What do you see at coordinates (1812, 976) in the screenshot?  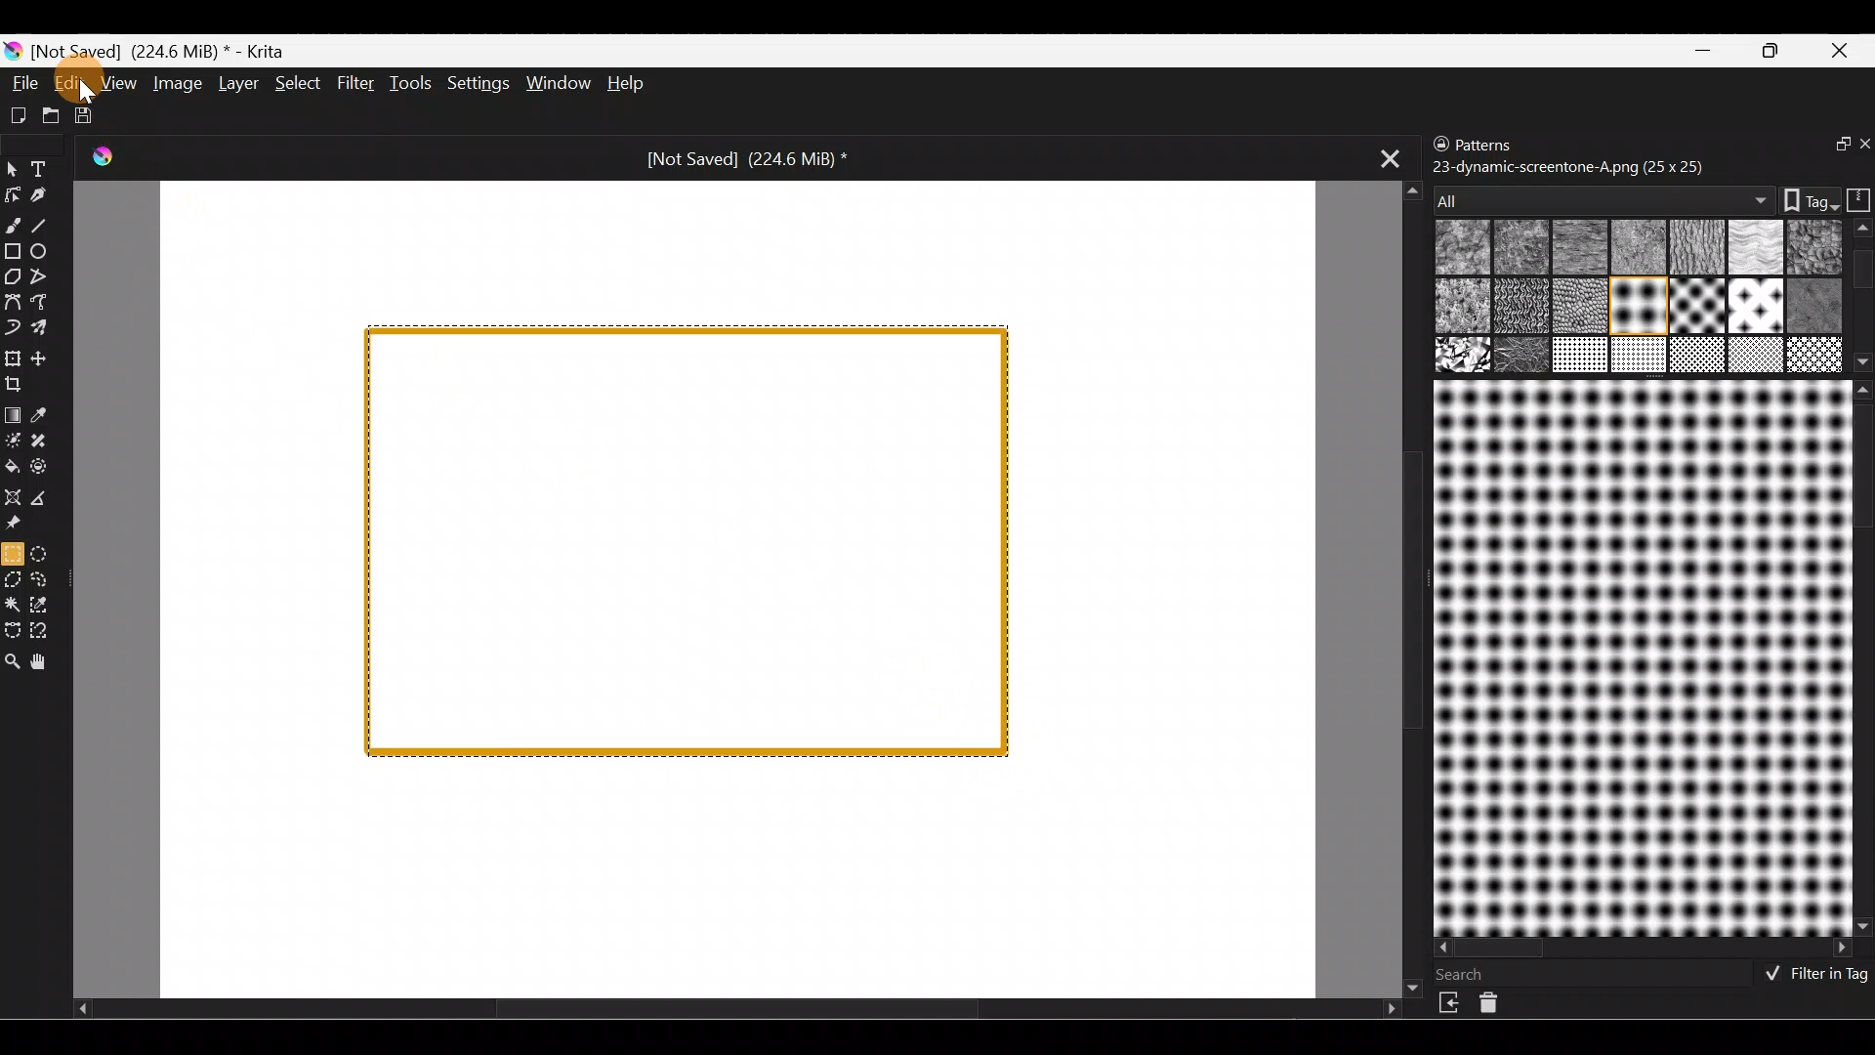 I see `Filter in tag` at bounding box center [1812, 976].